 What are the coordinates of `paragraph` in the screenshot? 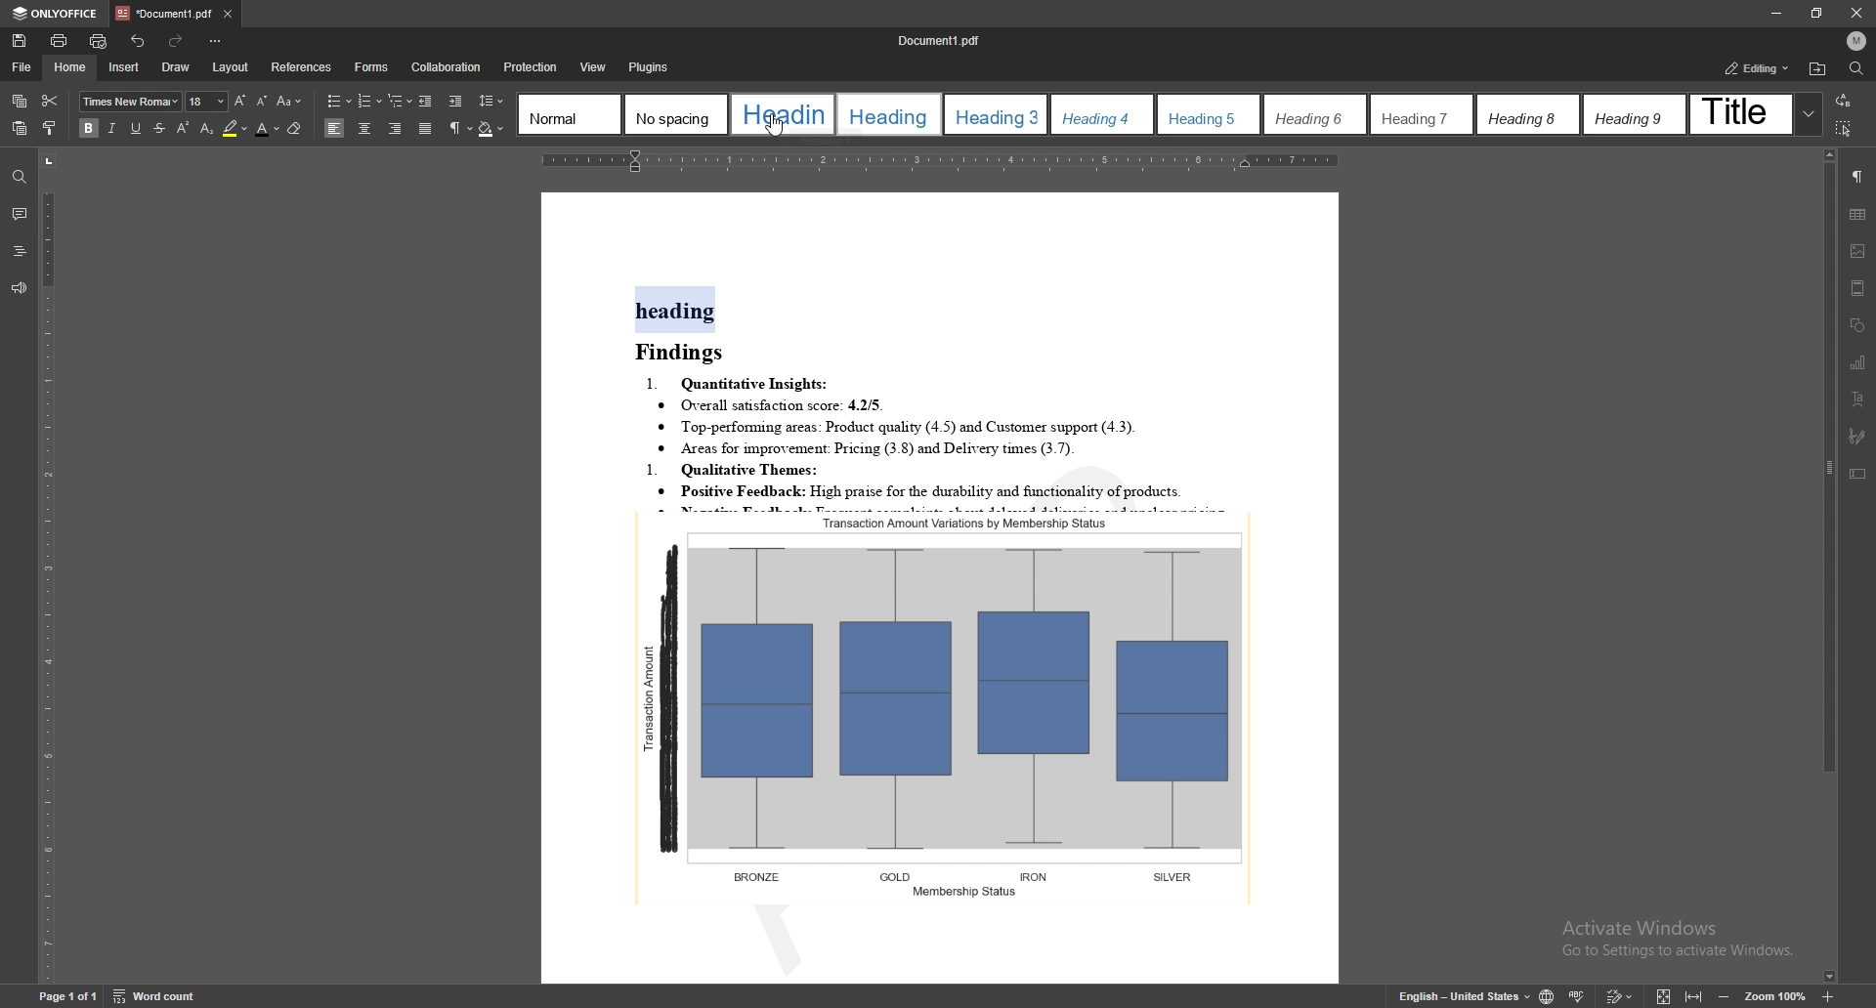 It's located at (1857, 176).